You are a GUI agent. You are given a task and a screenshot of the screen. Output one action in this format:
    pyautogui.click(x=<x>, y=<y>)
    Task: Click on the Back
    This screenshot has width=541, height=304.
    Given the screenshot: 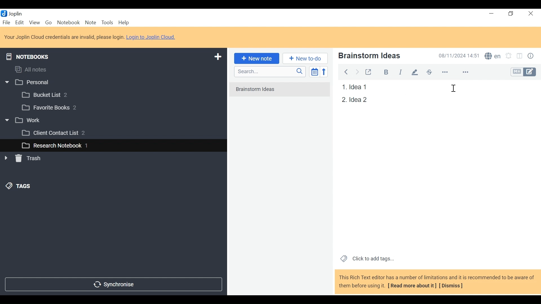 What is the action you would take?
    pyautogui.click(x=346, y=71)
    